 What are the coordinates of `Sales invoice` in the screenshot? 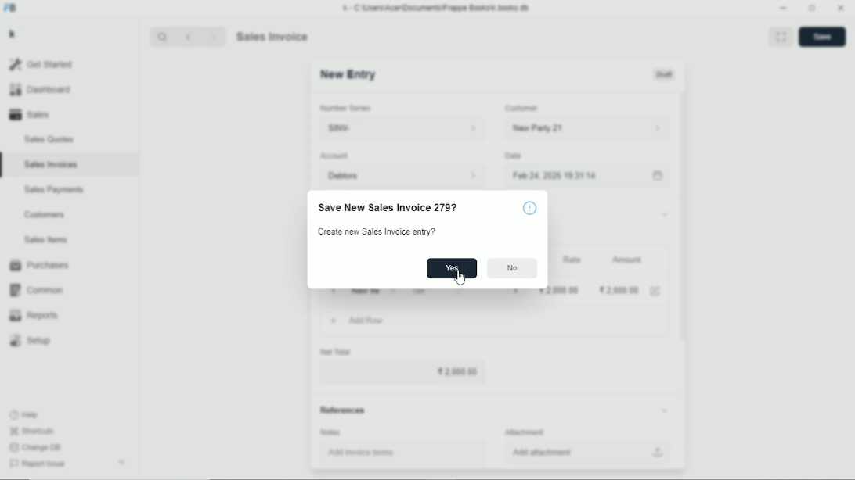 It's located at (272, 36).